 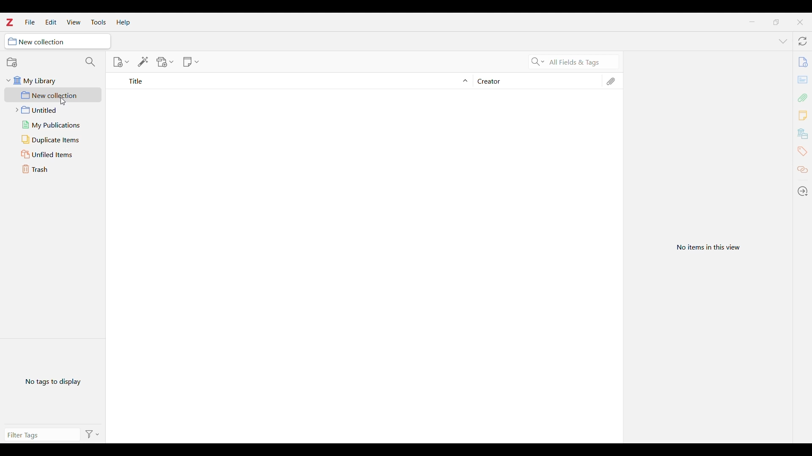 What do you see at coordinates (57, 41) in the screenshot?
I see `Current collection` at bounding box center [57, 41].